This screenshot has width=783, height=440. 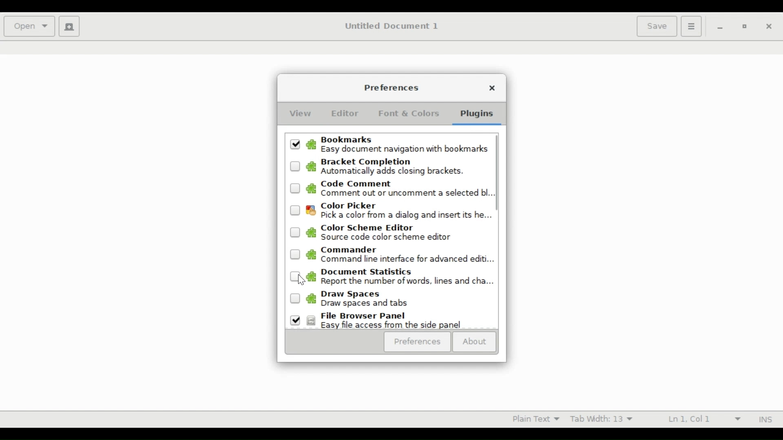 I want to click on Preferences, so click(x=392, y=88).